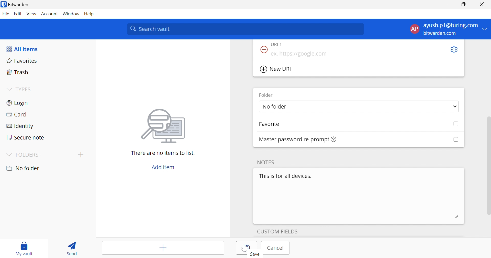 This screenshot has width=491, height=258. What do you see at coordinates (18, 71) in the screenshot?
I see `Trash` at bounding box center [18, 71].